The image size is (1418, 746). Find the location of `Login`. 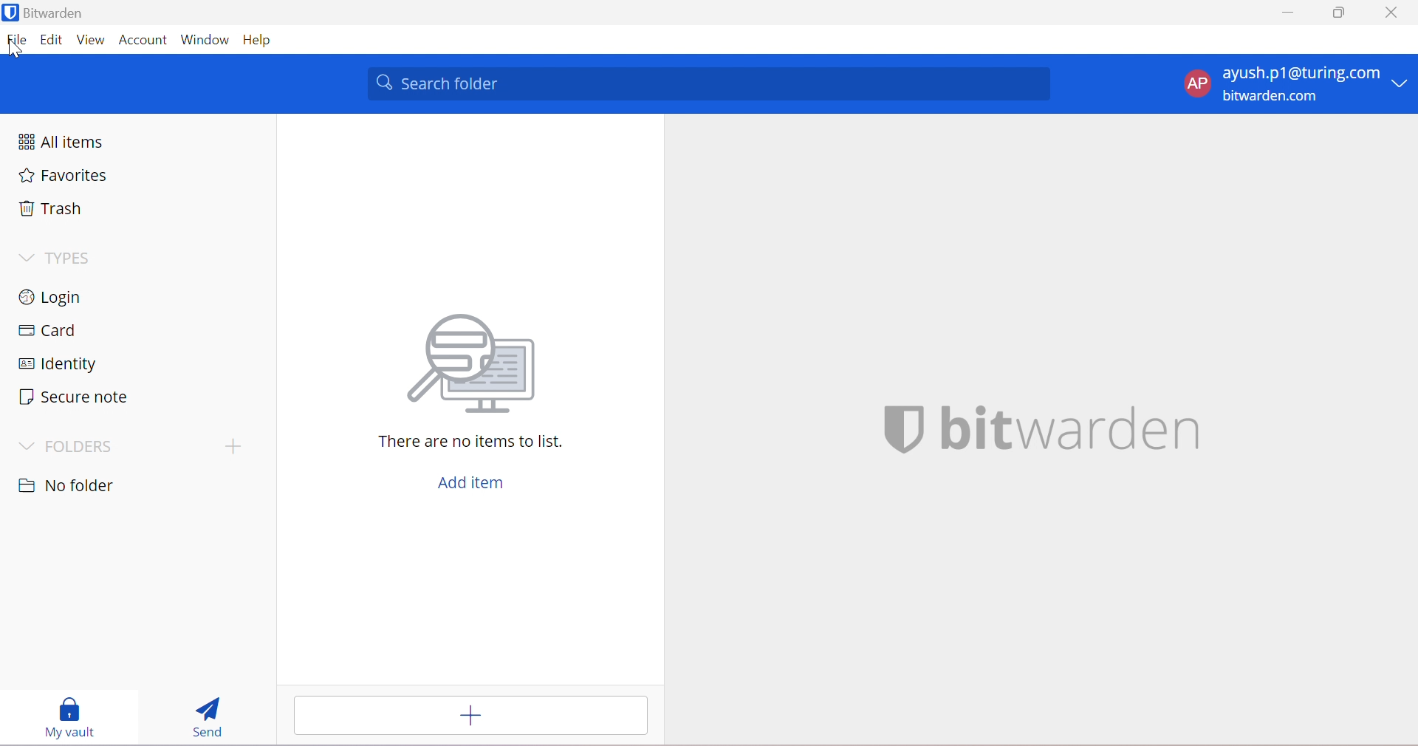

Login is located at coordinates (54, 295).